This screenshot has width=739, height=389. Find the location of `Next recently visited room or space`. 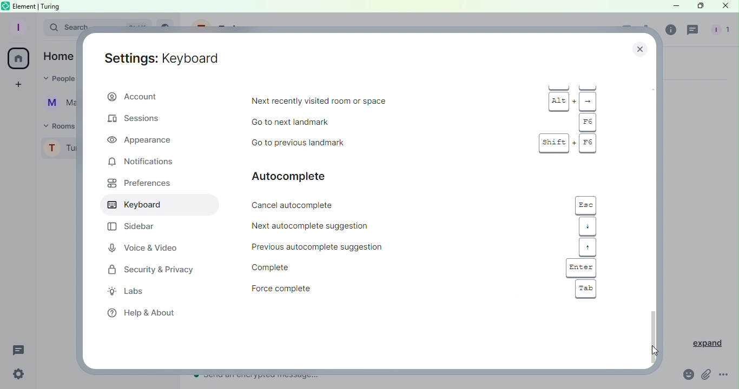

Next recently visited room or space is located at coordinates (374, 102).